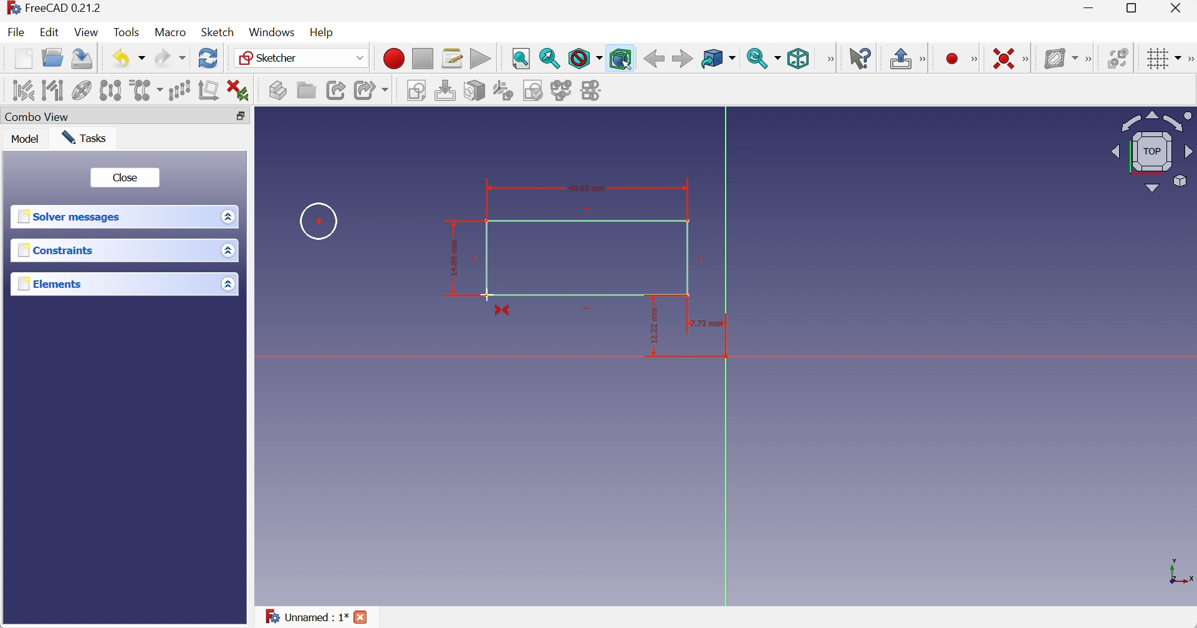 Image resolution: width=1197 pixels, height=628 pixels. What do you see at coordinates (55, 90) in the screenshot?
I see `Select associated geometry` at bounding box center [55, 90].